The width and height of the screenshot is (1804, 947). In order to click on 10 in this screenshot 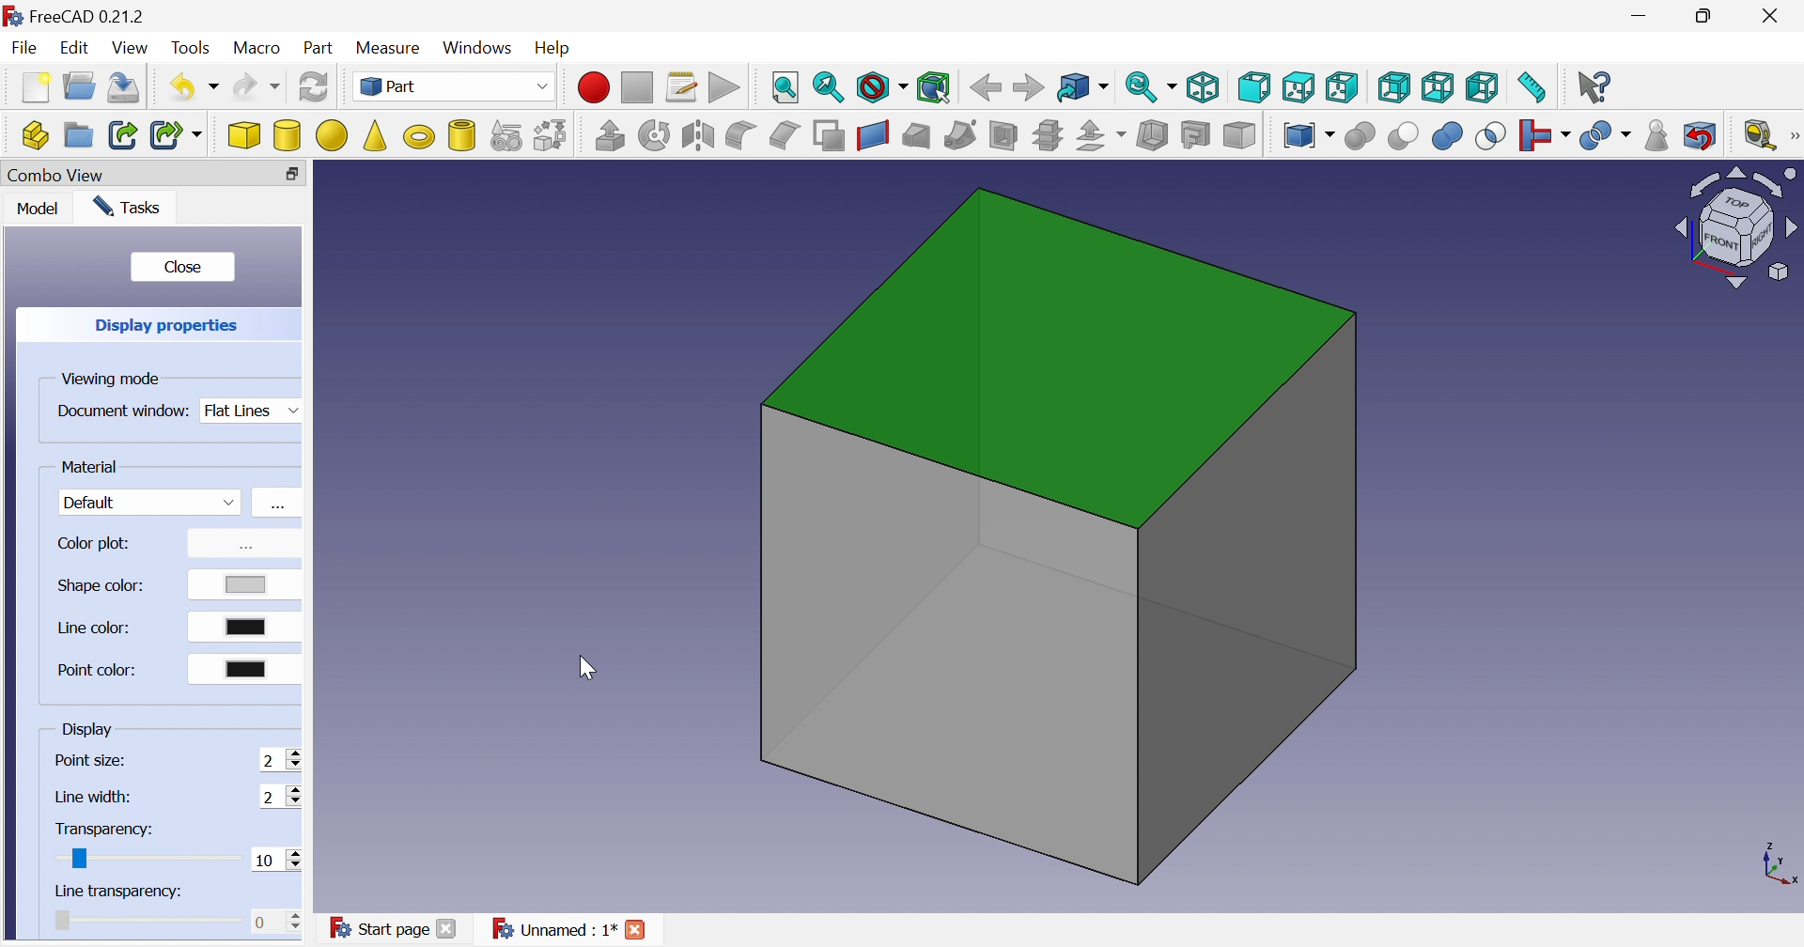, I will do `click(275, 859)`.